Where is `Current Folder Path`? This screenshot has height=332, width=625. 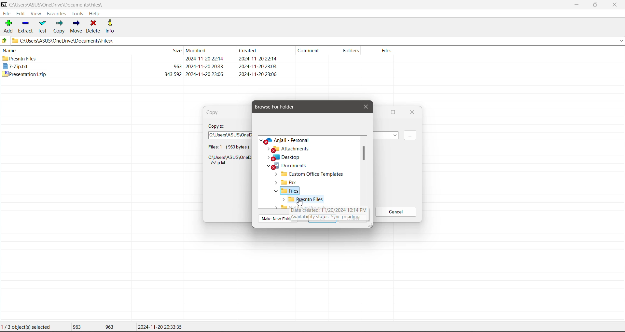 Current Folder Path is located at coordinates (317, 40).